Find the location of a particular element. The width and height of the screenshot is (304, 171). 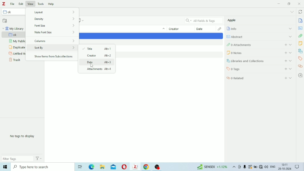

Attachments is located at coordinates (248, 45).